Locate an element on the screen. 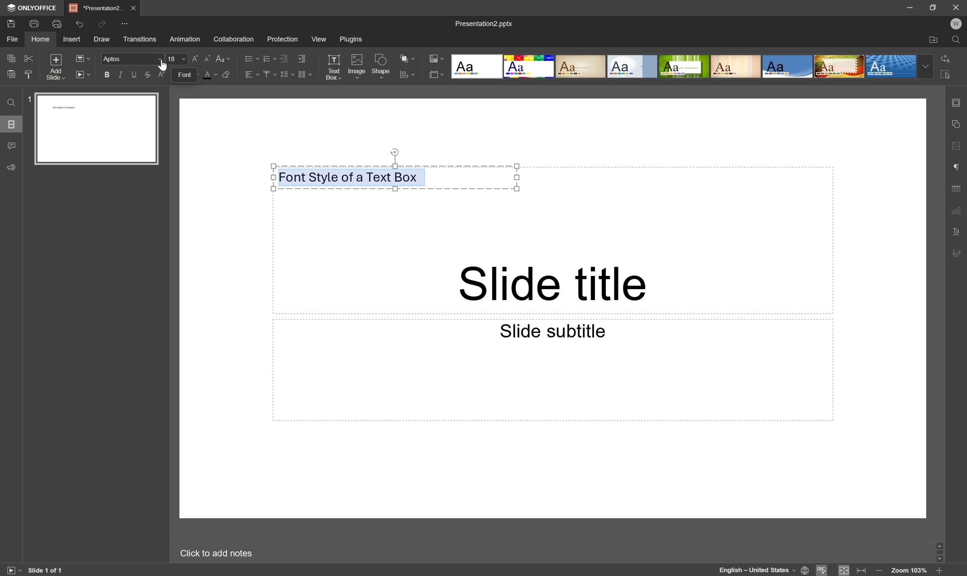  Table settings is located at coordinates (959, 188).